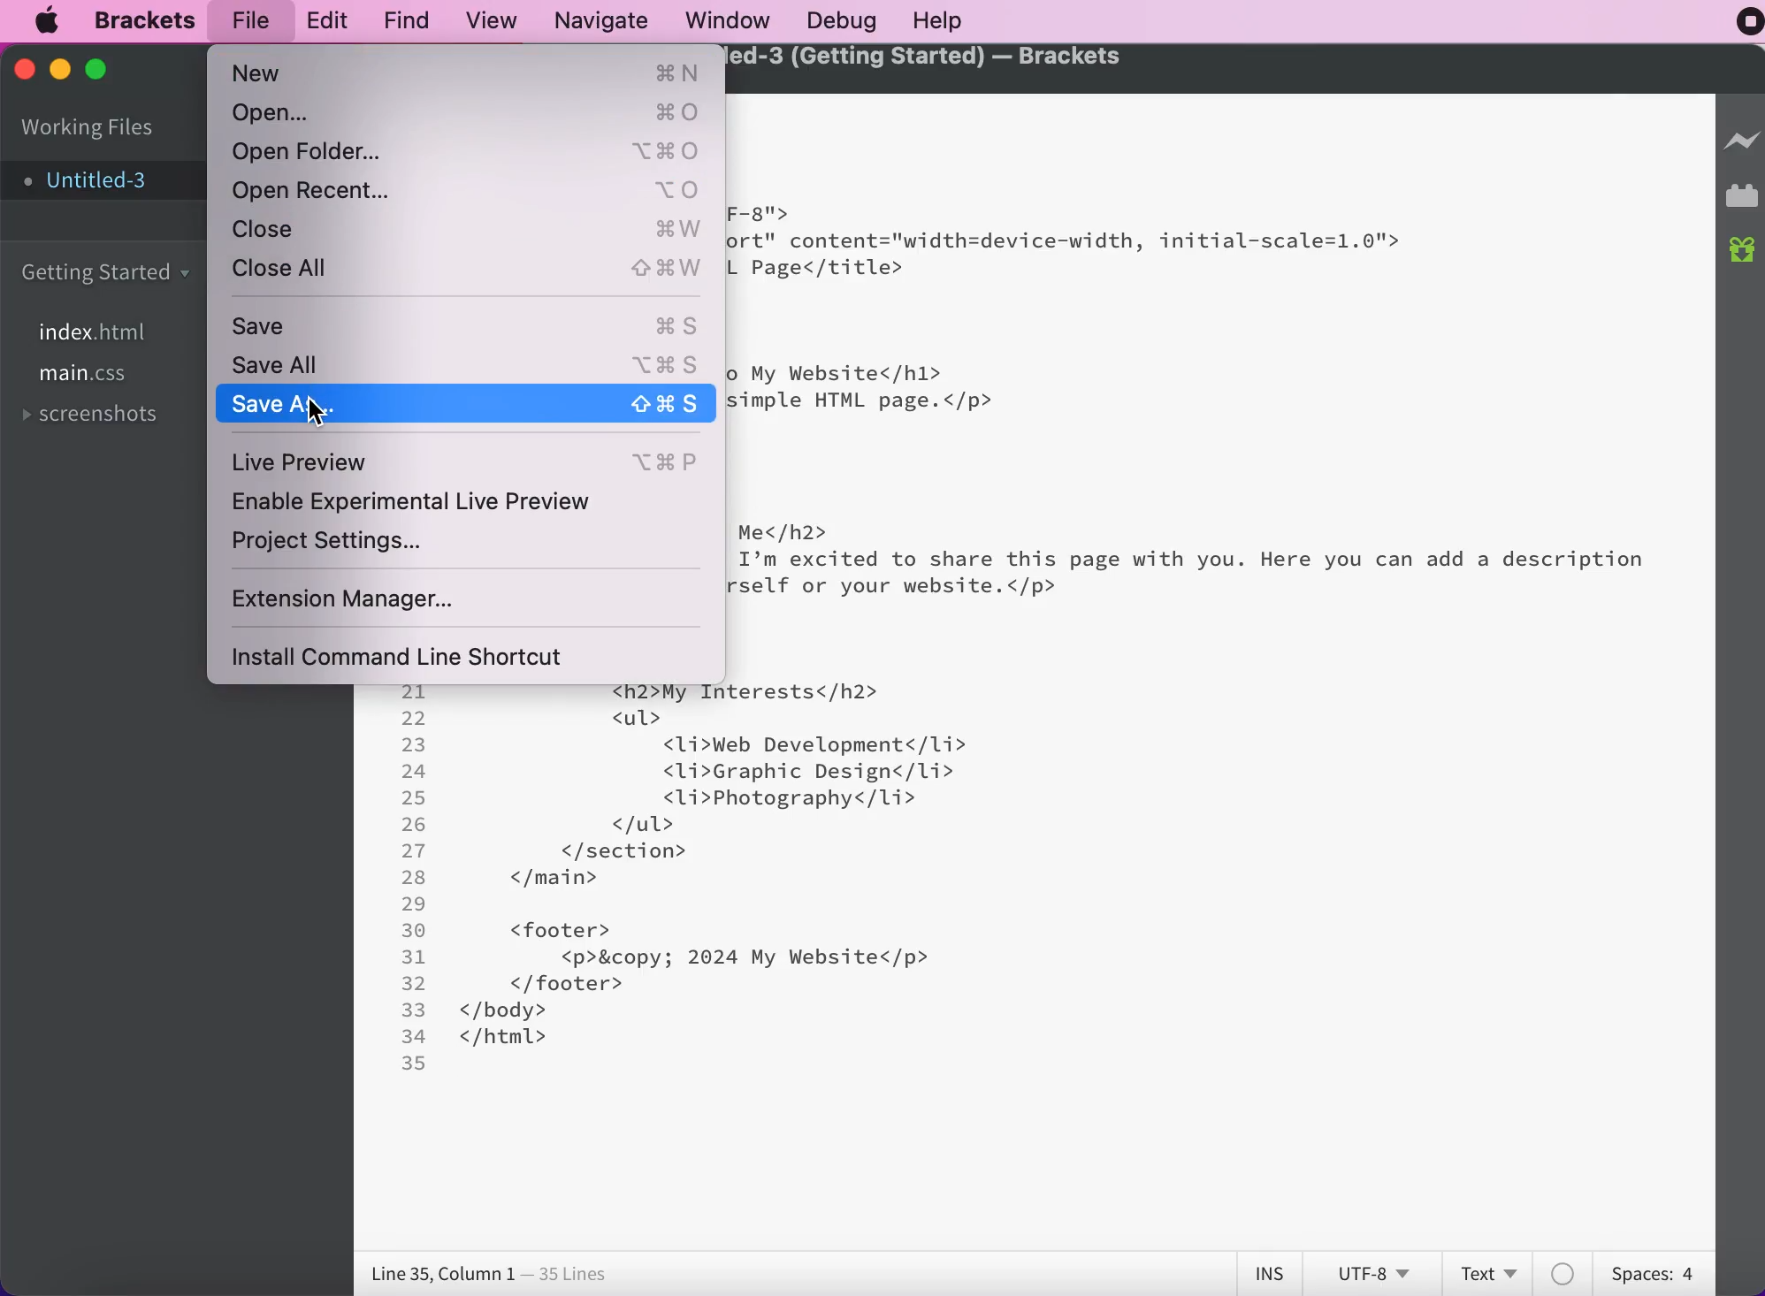 The image size is (1765, 1296). What do you see at coordinates (50, 22) in the screenshot?
I see `mac logo` at bounding box center [50, 22].